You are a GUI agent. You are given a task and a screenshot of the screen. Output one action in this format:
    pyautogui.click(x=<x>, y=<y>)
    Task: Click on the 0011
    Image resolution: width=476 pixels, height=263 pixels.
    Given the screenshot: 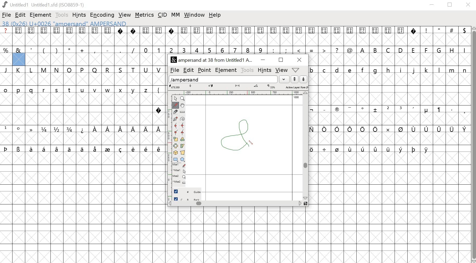 What is the action you would take?
    pyautogui.click(x=224, y=36)
    